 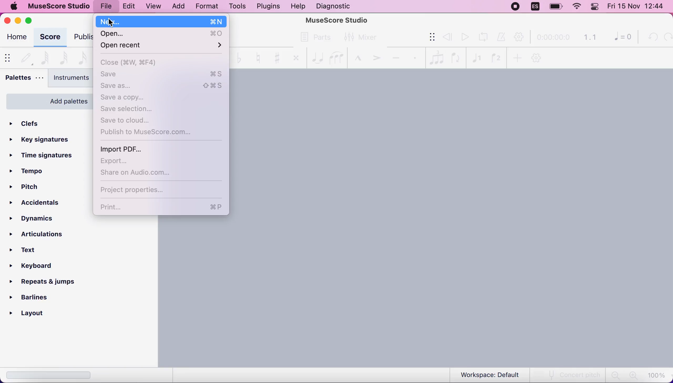 What do you see at coordinates (576, 6) in the screenshot?
I see `wifi` at bounding box center [576, 6].